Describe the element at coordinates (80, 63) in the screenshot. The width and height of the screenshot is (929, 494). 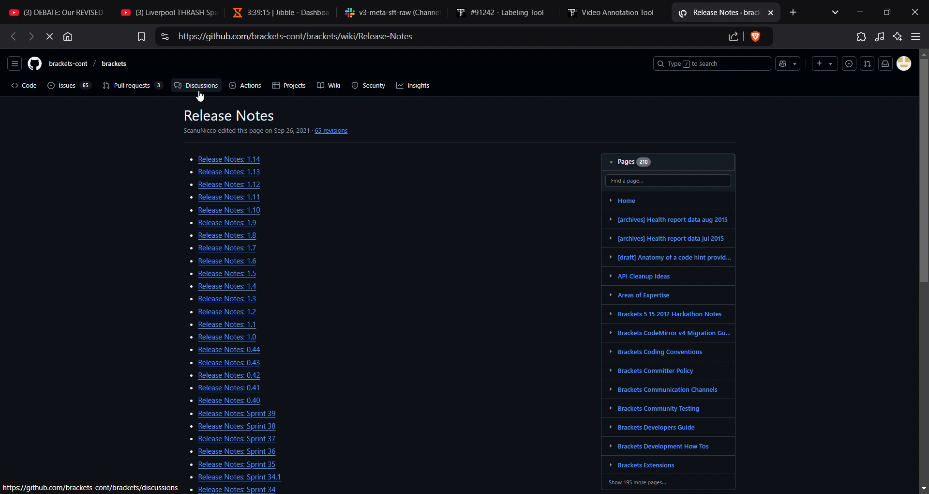
I see `™) brackets-cont / brackets` at that location.